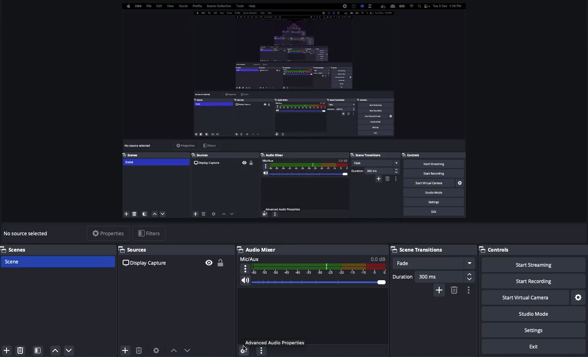  I want to click on Scene, so click(58, 262).